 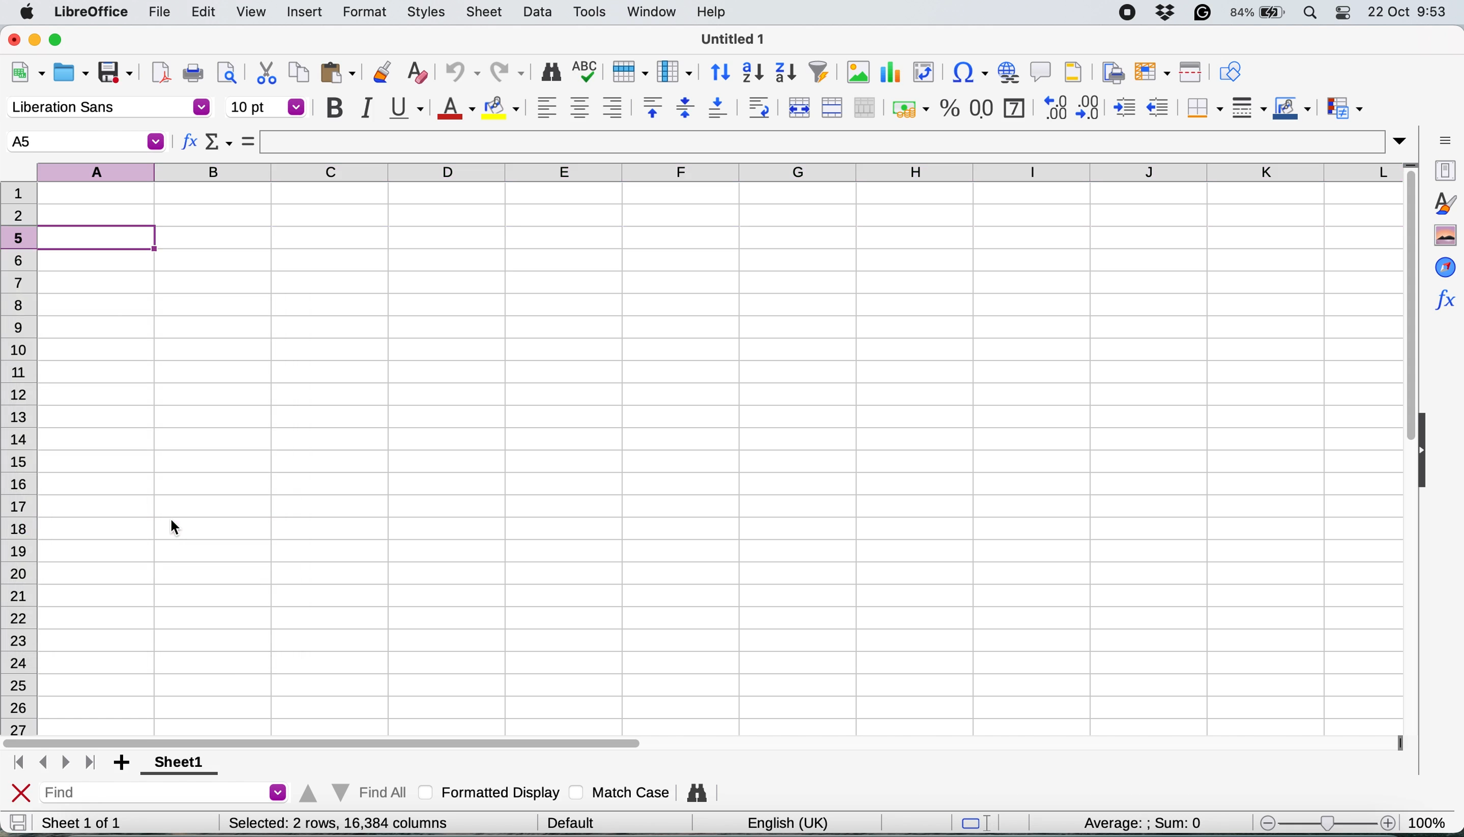 What do you see at coordinates (304, 13) in the screenshot?
I see `insert` at bounding box center [304, 13].